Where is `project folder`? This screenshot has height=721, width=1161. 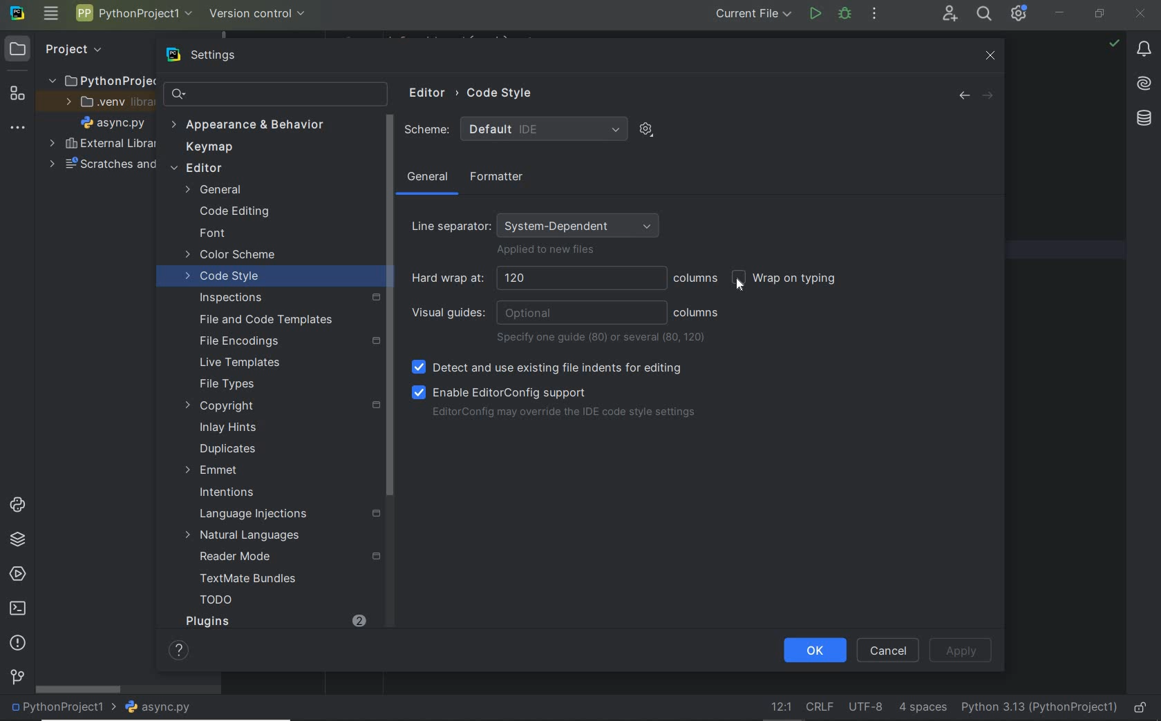 project folder is located at coordinates (100, 81).